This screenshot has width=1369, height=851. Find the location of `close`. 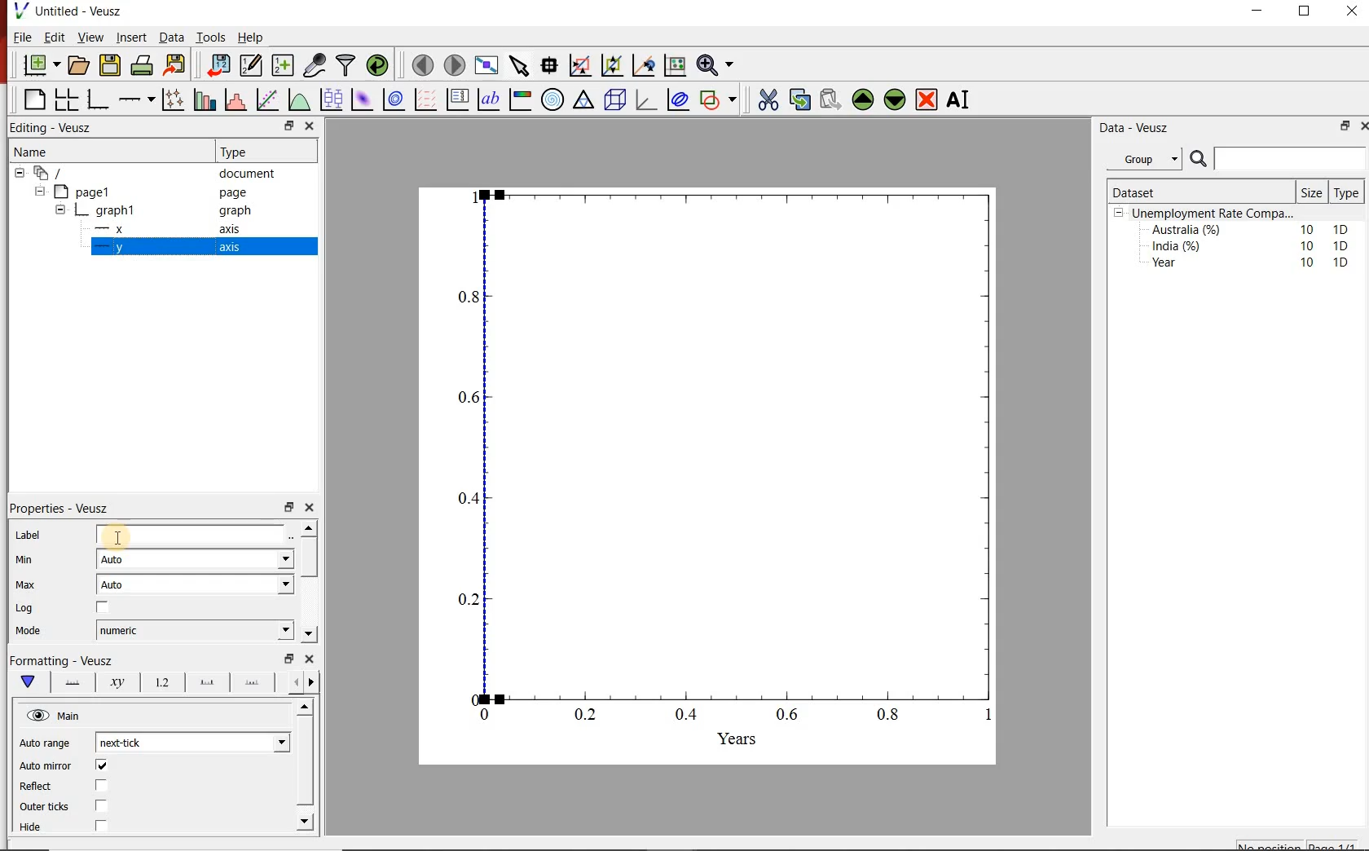

close is located at coordinates (1350, 15).